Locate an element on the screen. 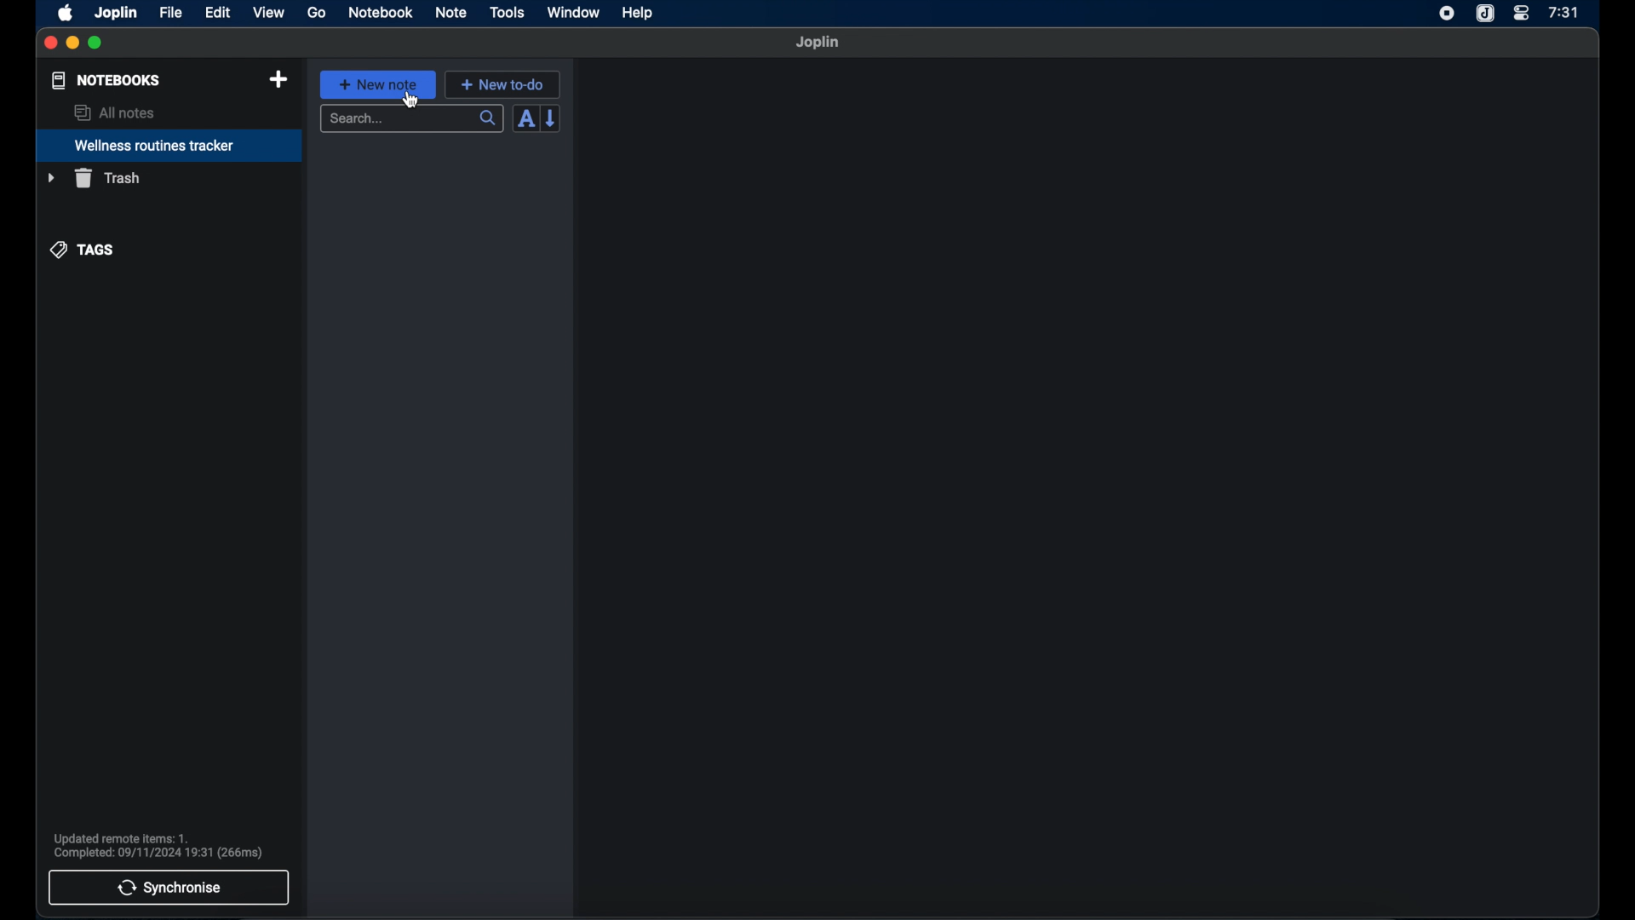 This screenshot has width=1635, height=920. help is located at coordinates (639, 13).